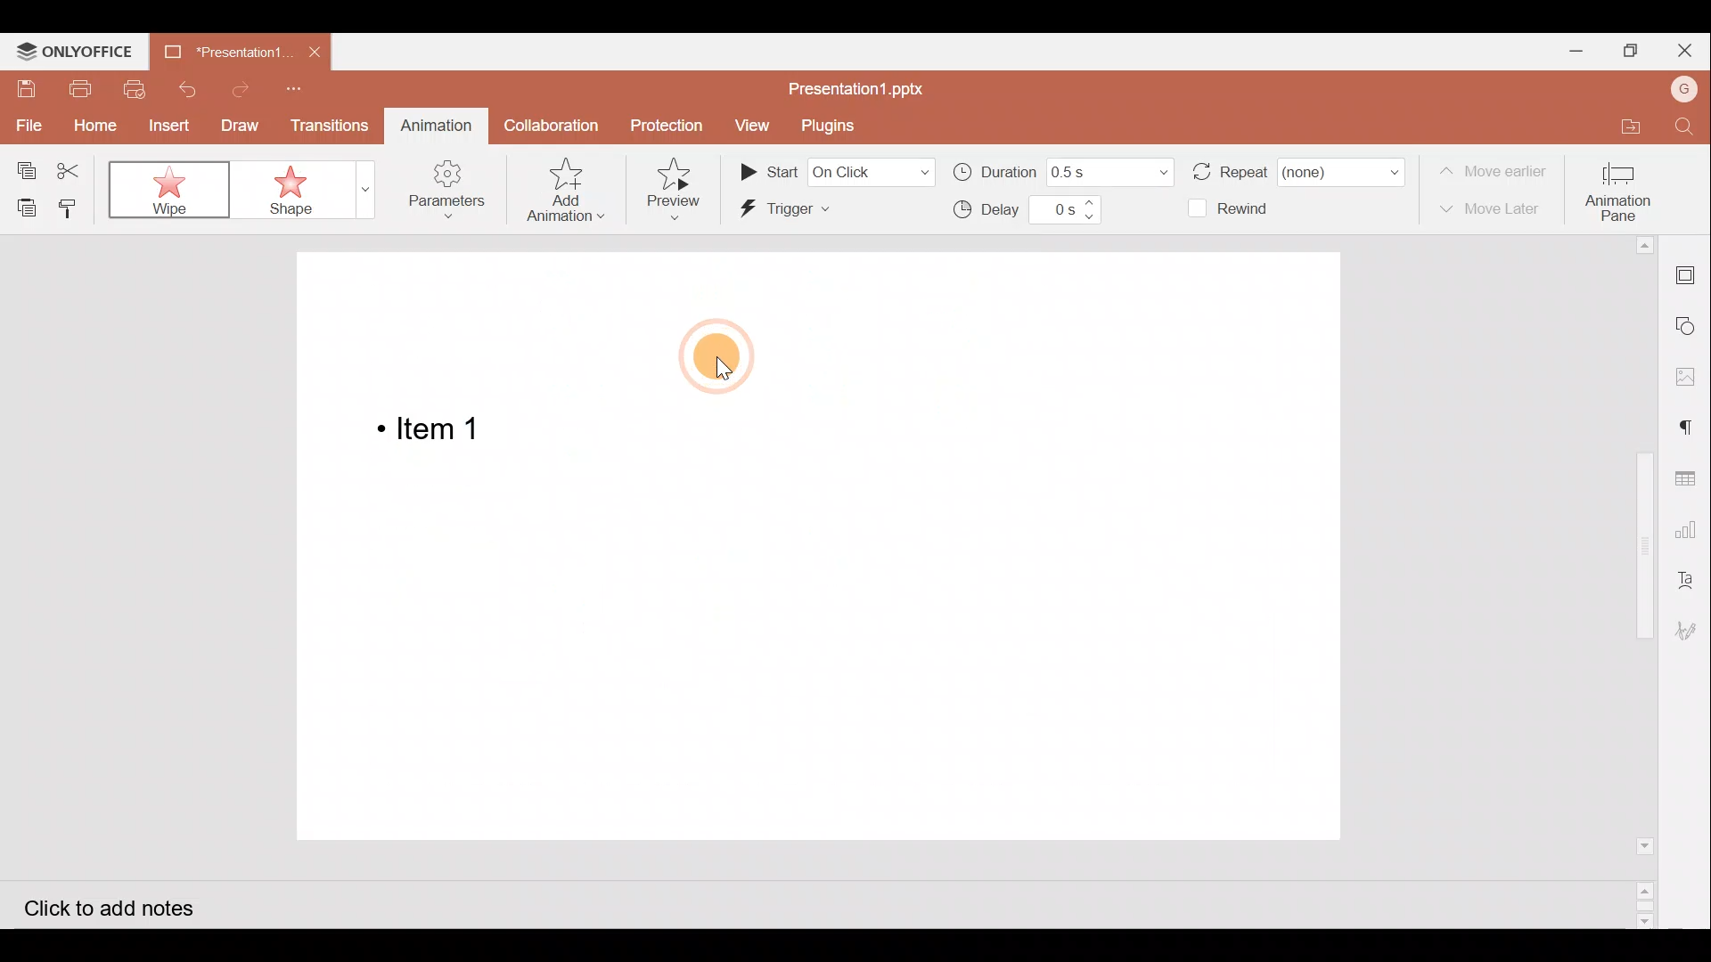 This screenshot has height=962, width=1711. I want to click on Move earlier, so click(1494, 167).